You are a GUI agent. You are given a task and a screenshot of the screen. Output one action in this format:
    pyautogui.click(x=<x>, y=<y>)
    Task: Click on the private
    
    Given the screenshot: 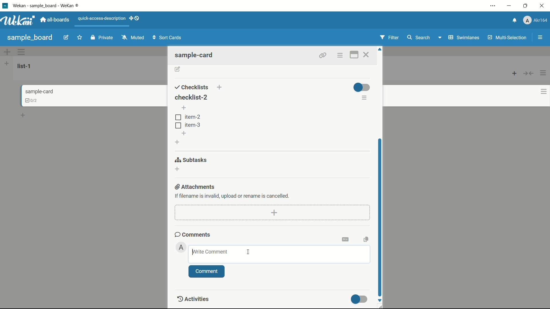 What is the action you would take?
    pyautogui.click(x=102, y=38)
    